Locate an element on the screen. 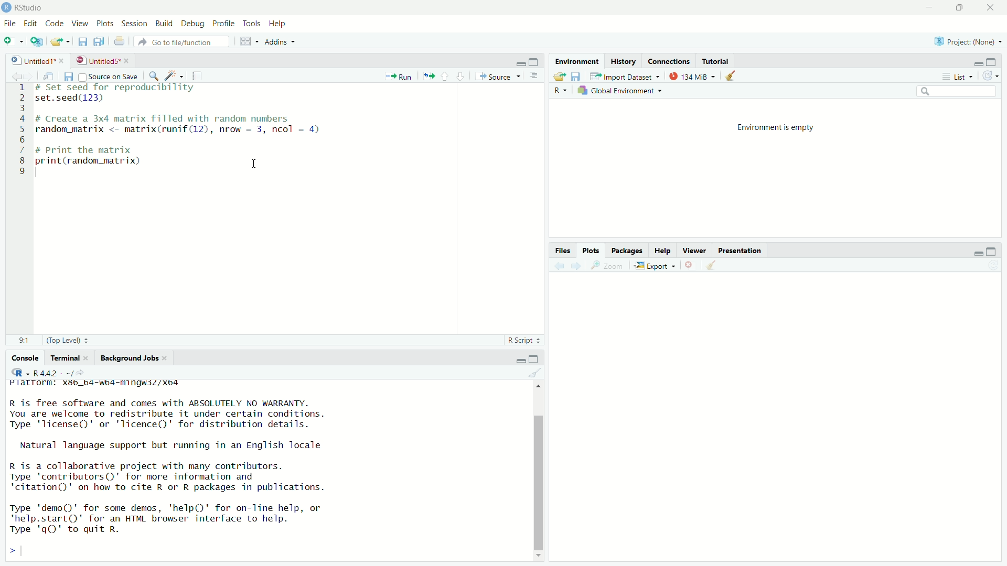  Debug is located at coordinates (193, 23).